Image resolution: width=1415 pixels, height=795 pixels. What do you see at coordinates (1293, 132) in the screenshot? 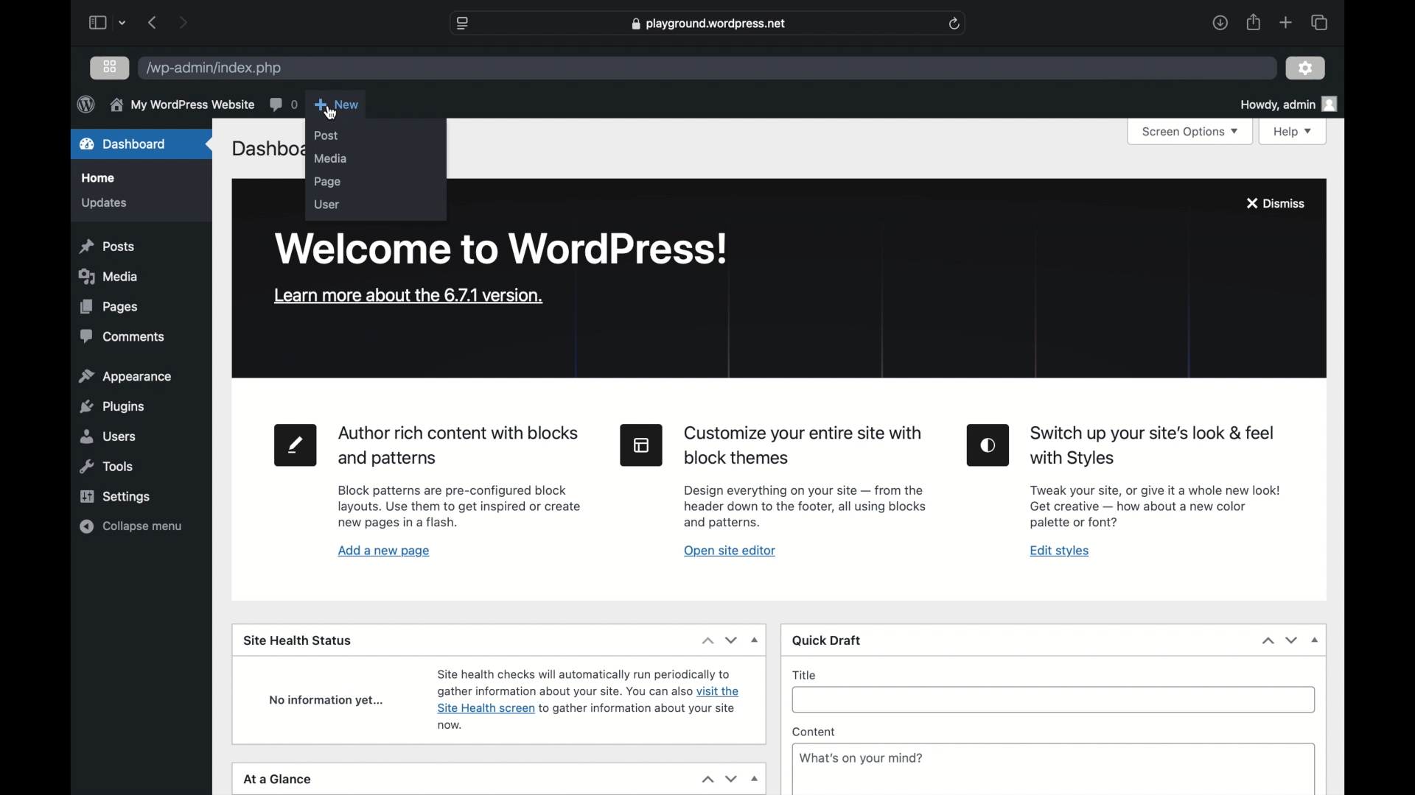
I see `help` at bounding box center [1293, 132].